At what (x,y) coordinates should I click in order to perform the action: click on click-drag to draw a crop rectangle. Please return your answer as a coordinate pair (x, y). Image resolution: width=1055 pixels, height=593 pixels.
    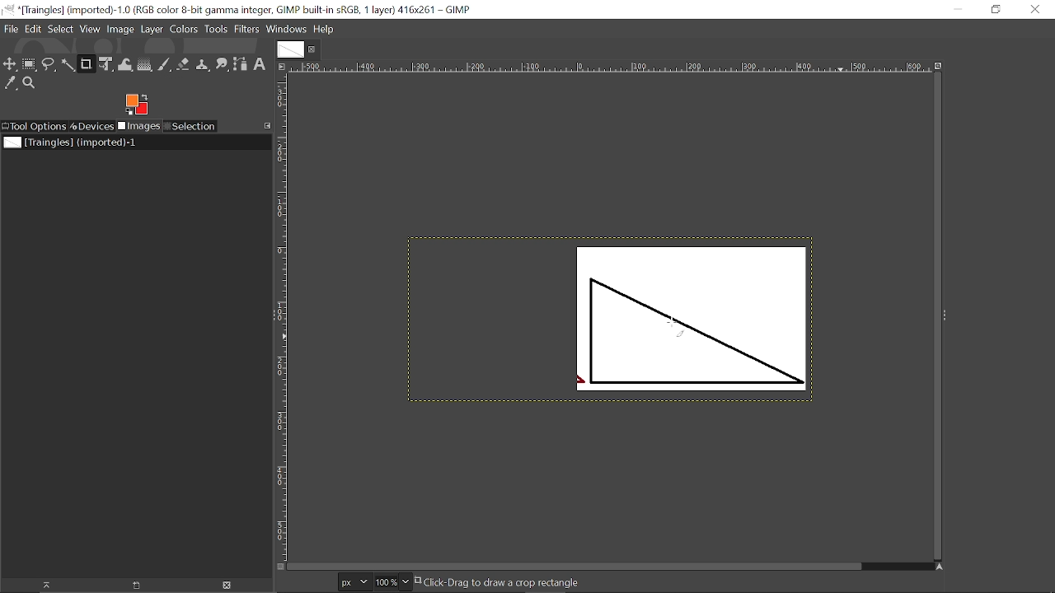
    Looking at the image, I should click on (500, 582).